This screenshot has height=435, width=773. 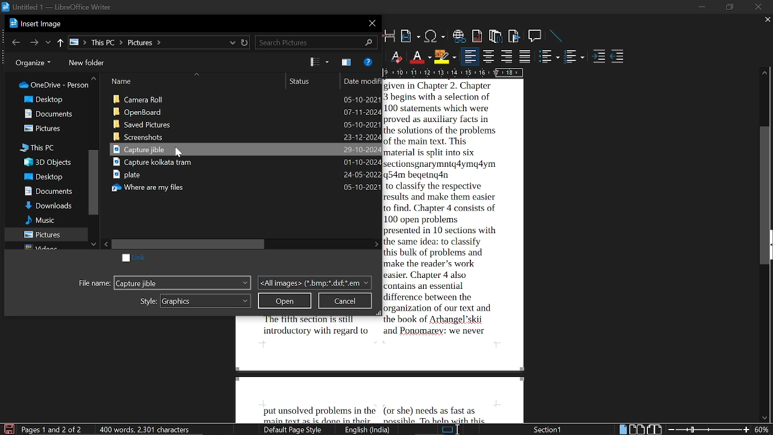 I want to click on new folder, so click(x=91, y=63).